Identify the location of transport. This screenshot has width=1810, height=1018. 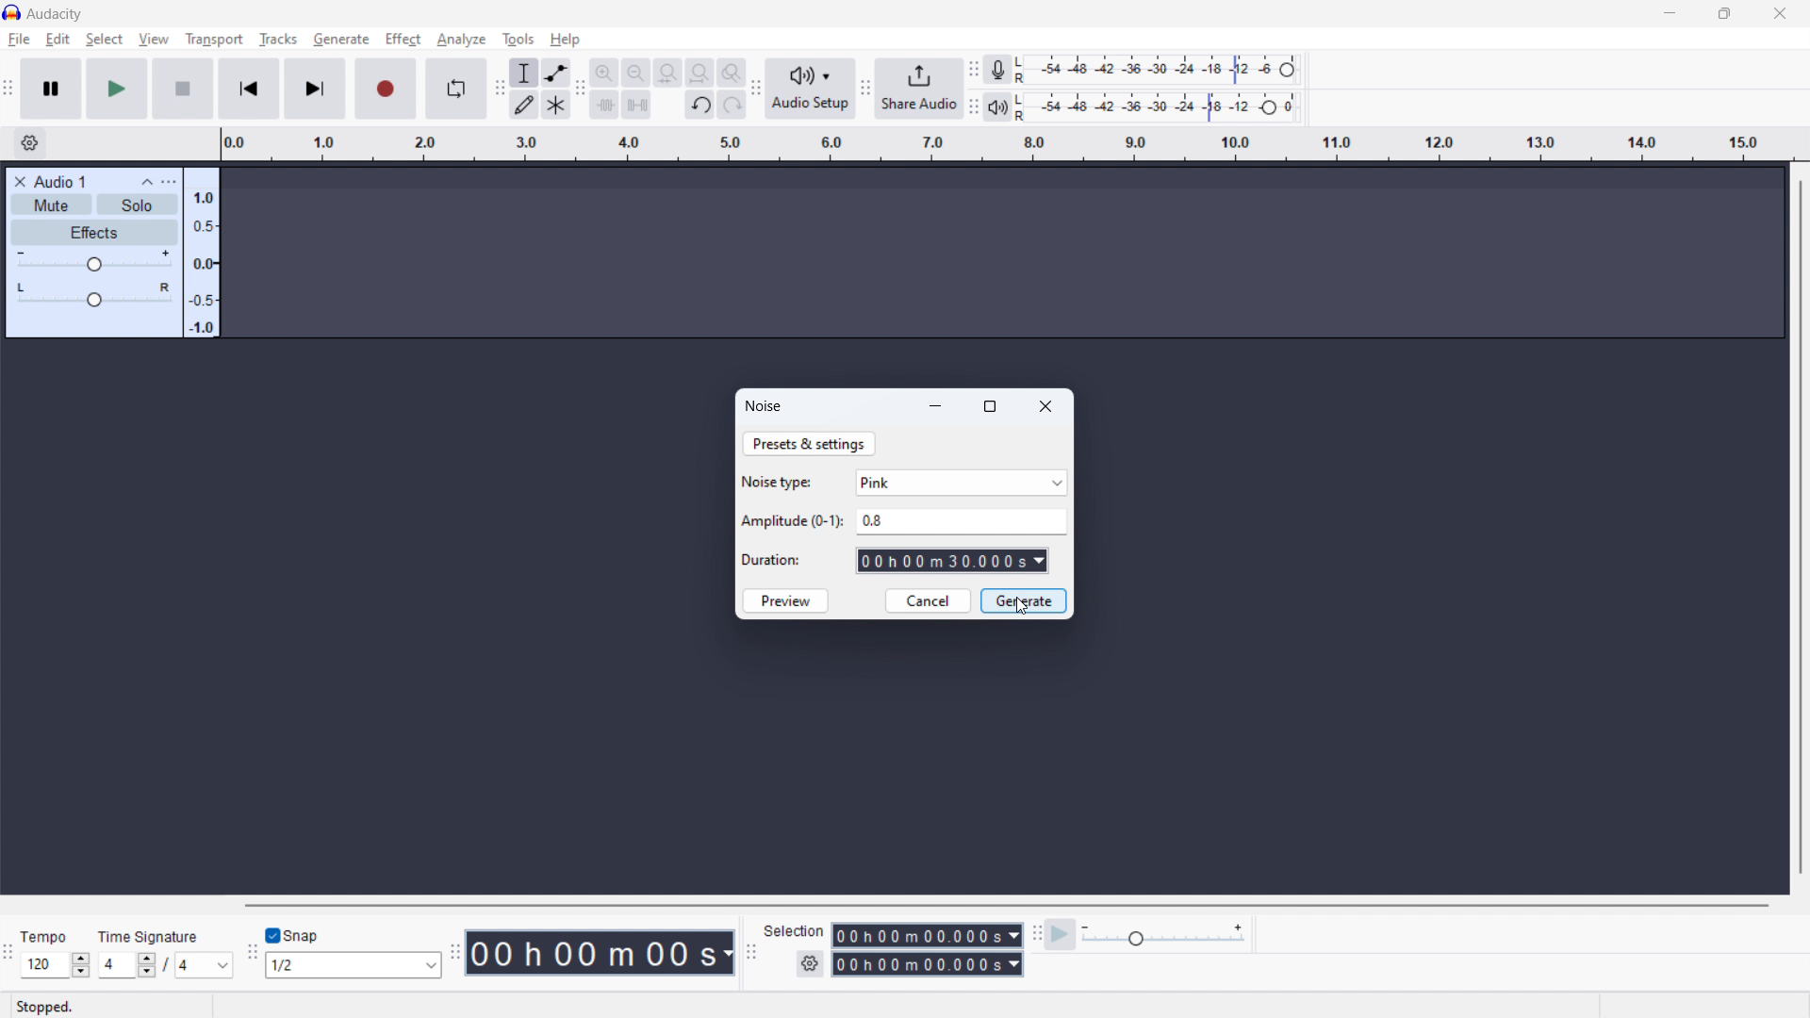
(214, 39).